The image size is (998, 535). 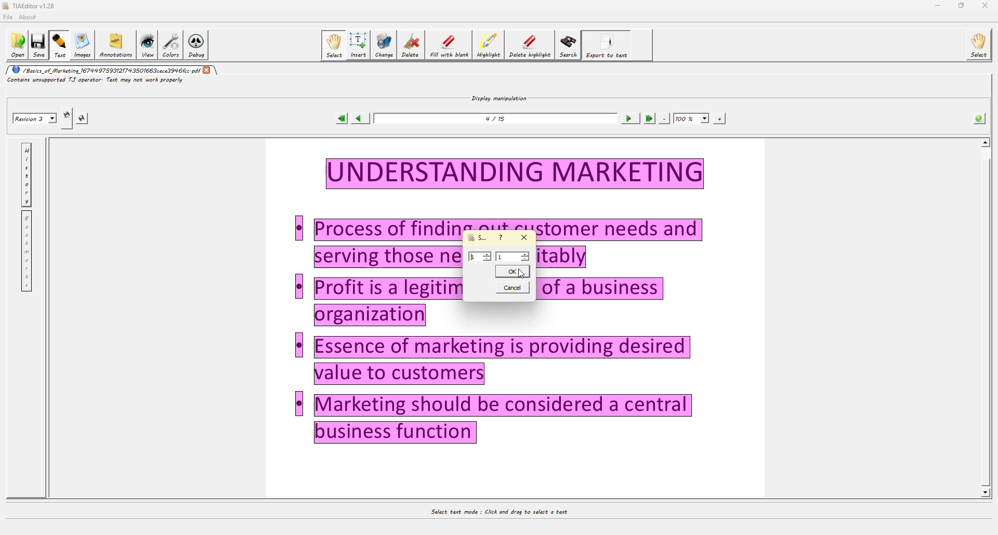 I want to click on select, so click(x=332, y=44).